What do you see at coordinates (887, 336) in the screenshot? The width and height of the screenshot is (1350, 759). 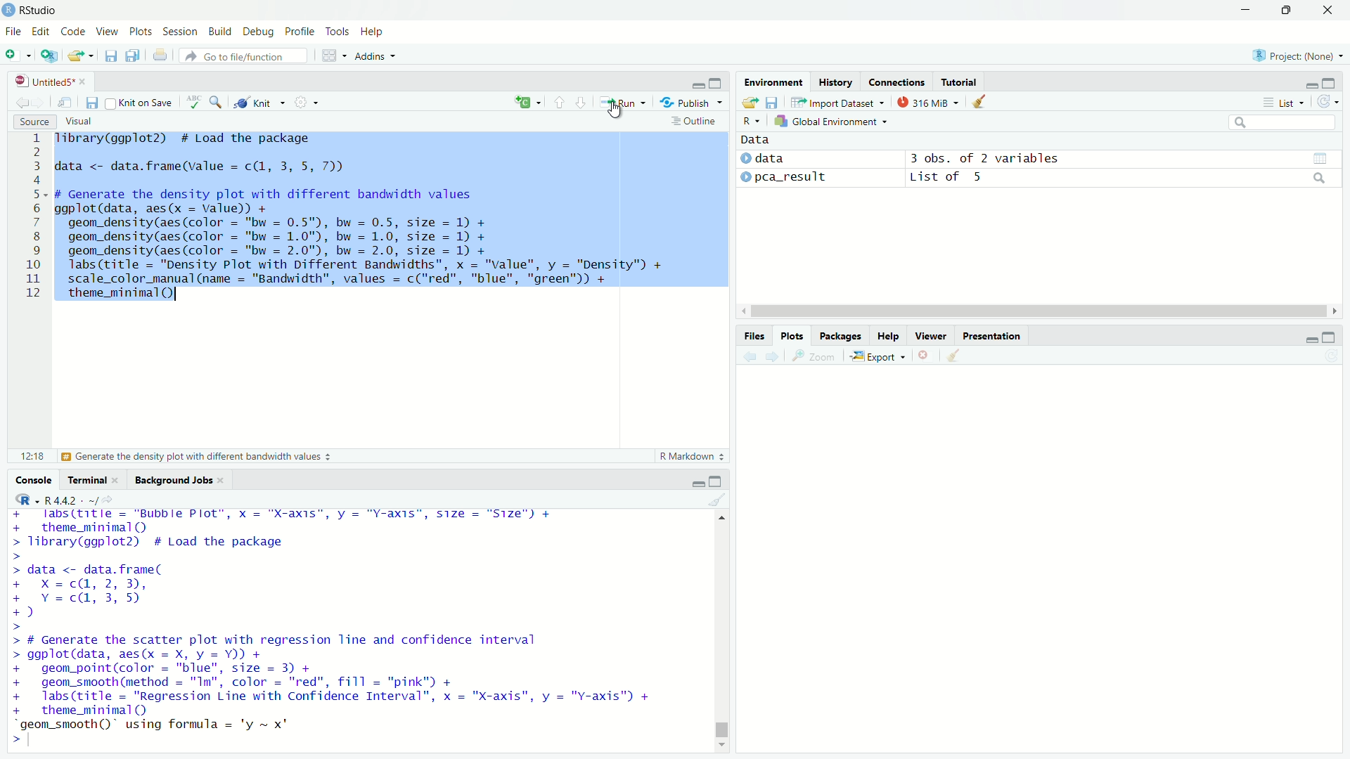 I see `Help` at bounding box center [887, 336].